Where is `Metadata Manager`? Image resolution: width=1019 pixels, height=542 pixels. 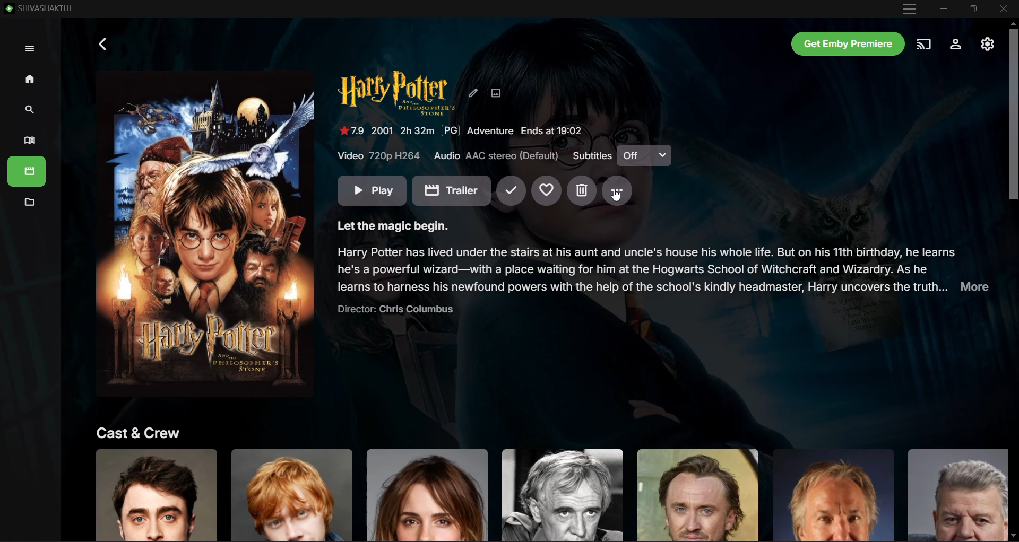
Metadata Manager is located at coordinates (28, 204).